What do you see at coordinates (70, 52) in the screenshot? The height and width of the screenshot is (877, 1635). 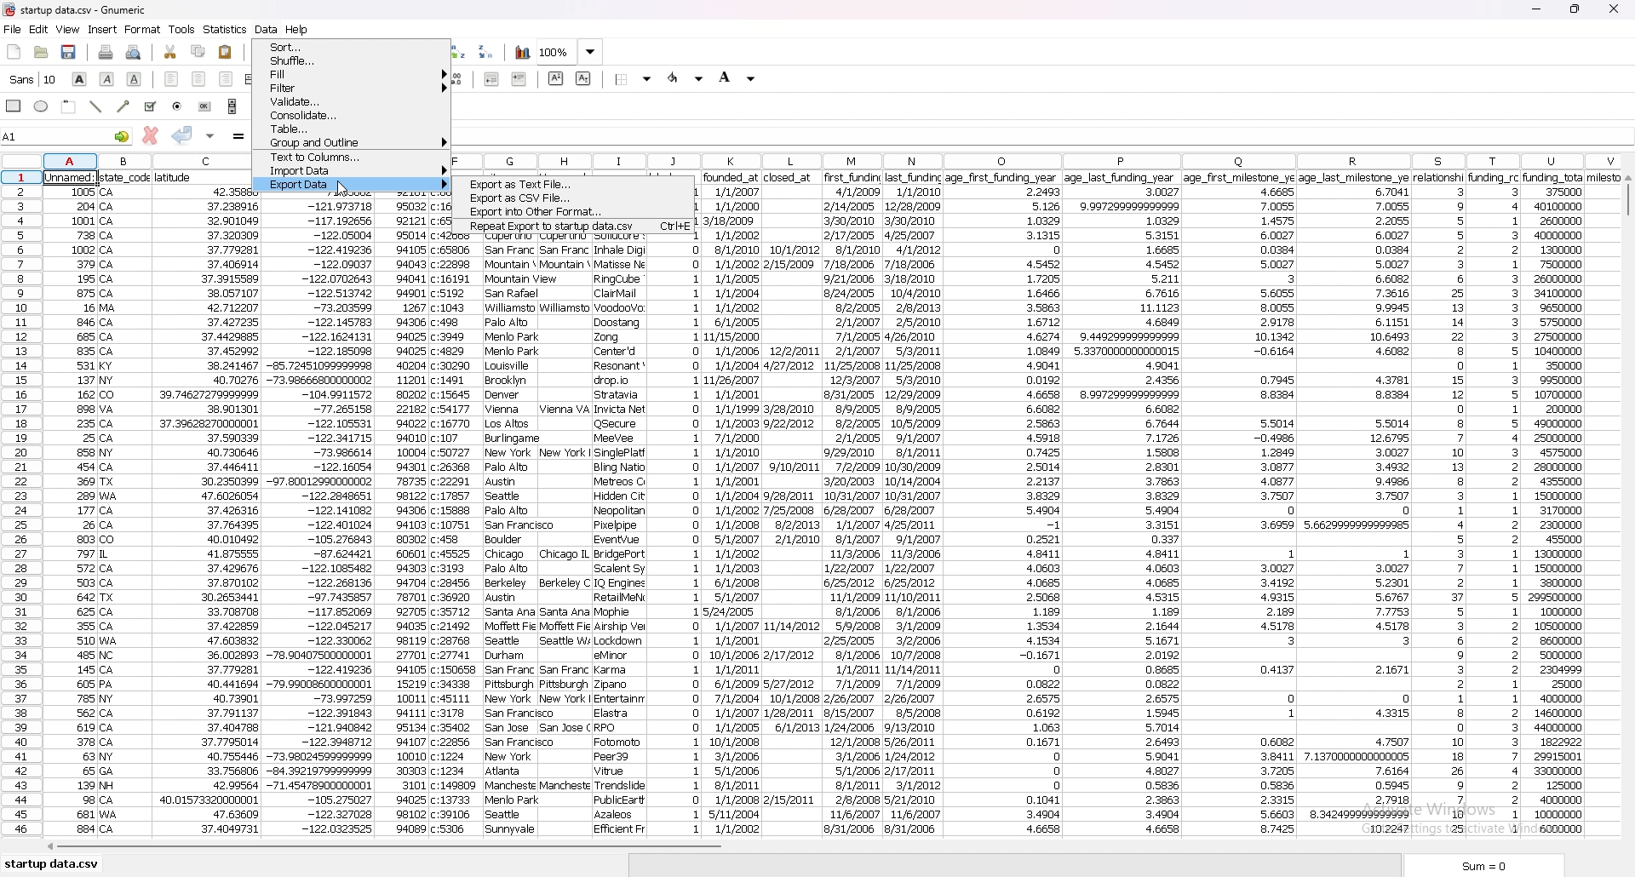 I see `save` at bounding box center [70, 52].